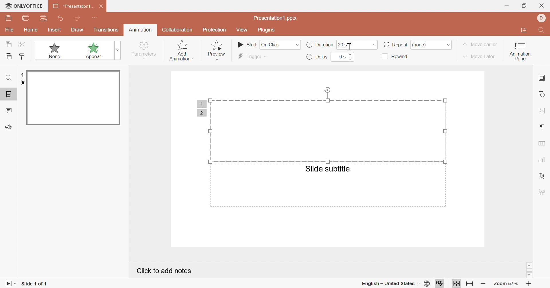 The height and width of the screenshot is (288, 550). I want to click on 2, so click(201, 113).